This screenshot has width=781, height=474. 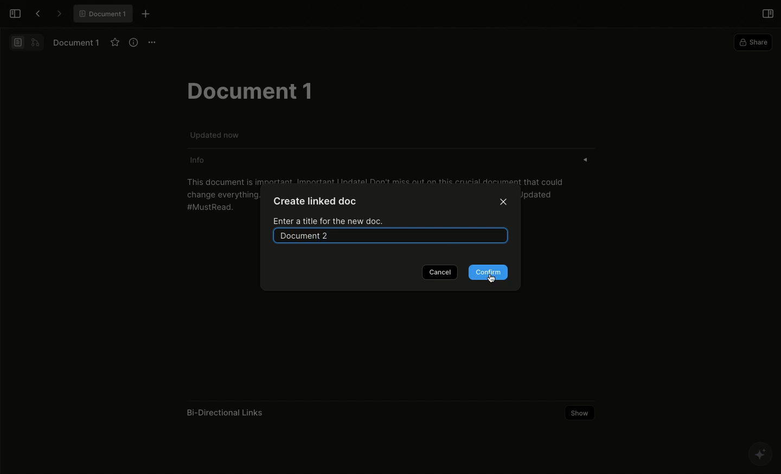 I want to click on Bi-Directional Links, so click(x=226, y=412).